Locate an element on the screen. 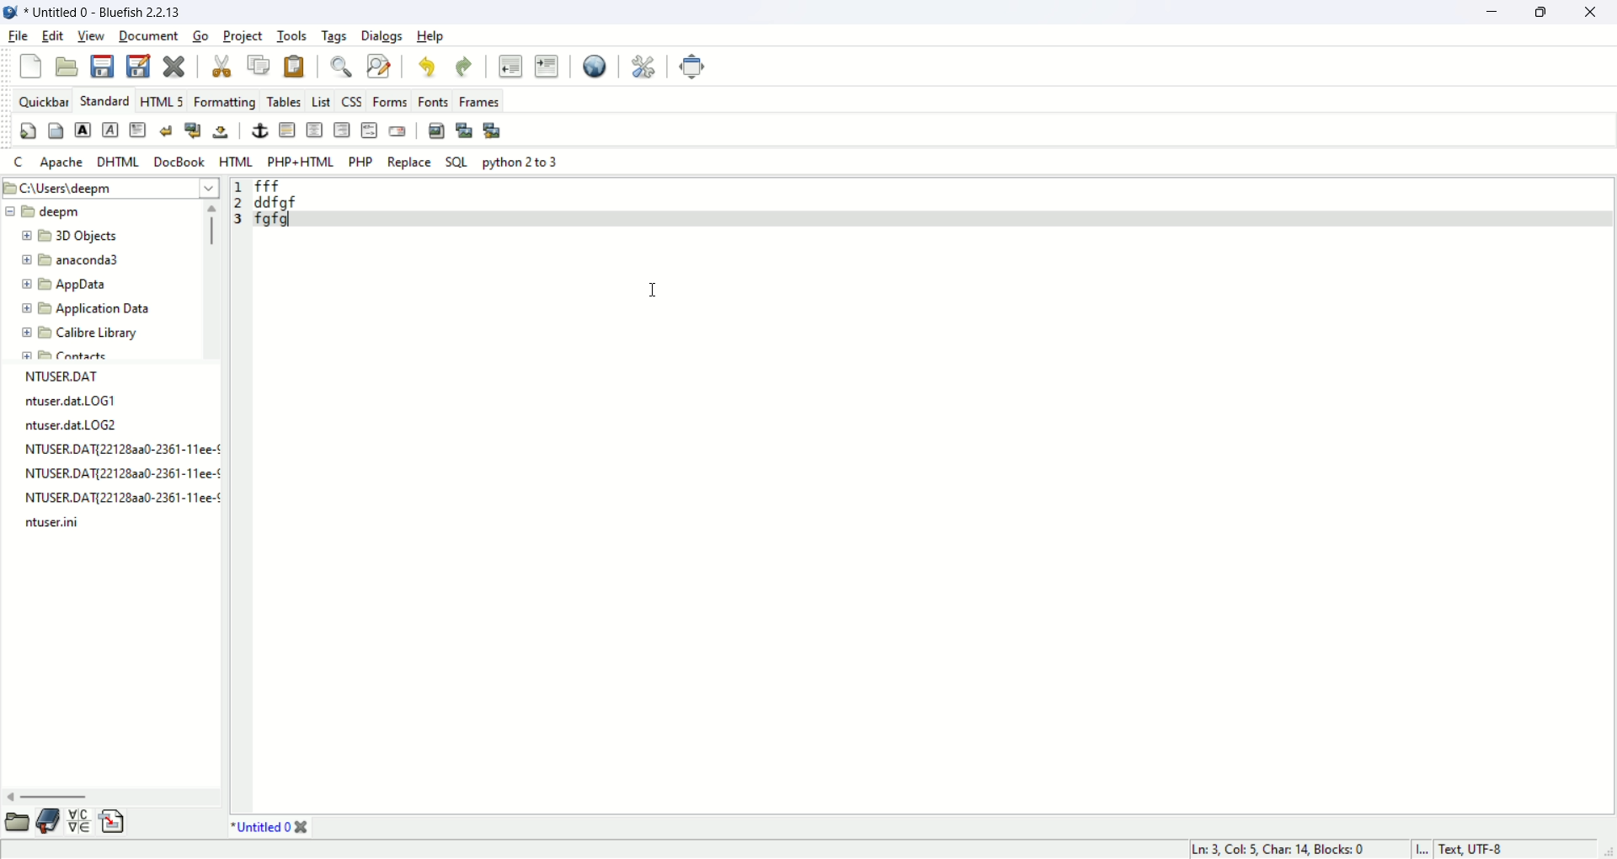 Image resolution: width=1617 pixels, height=859 pixels. file name is located at coordinates (114, 449).